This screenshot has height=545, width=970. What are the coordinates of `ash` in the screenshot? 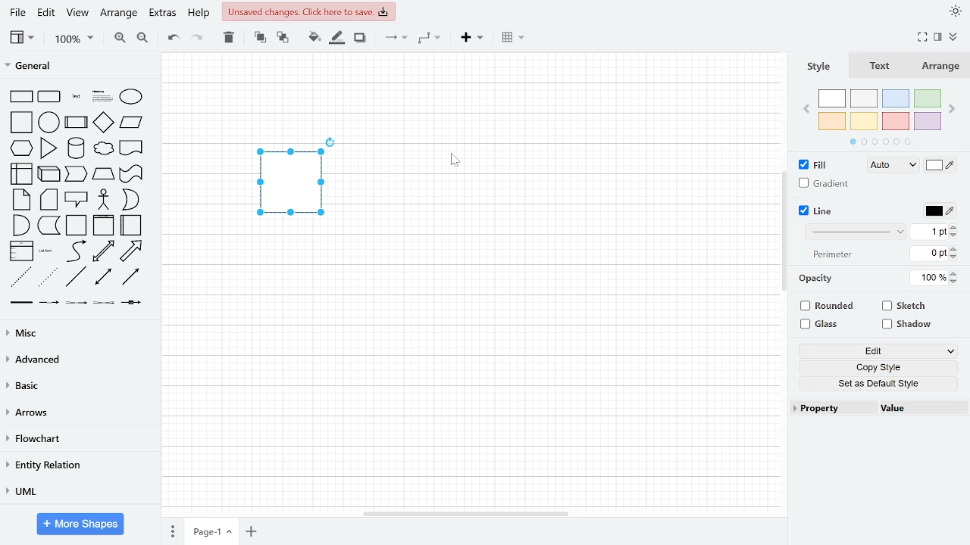 It's located at (863, 98).